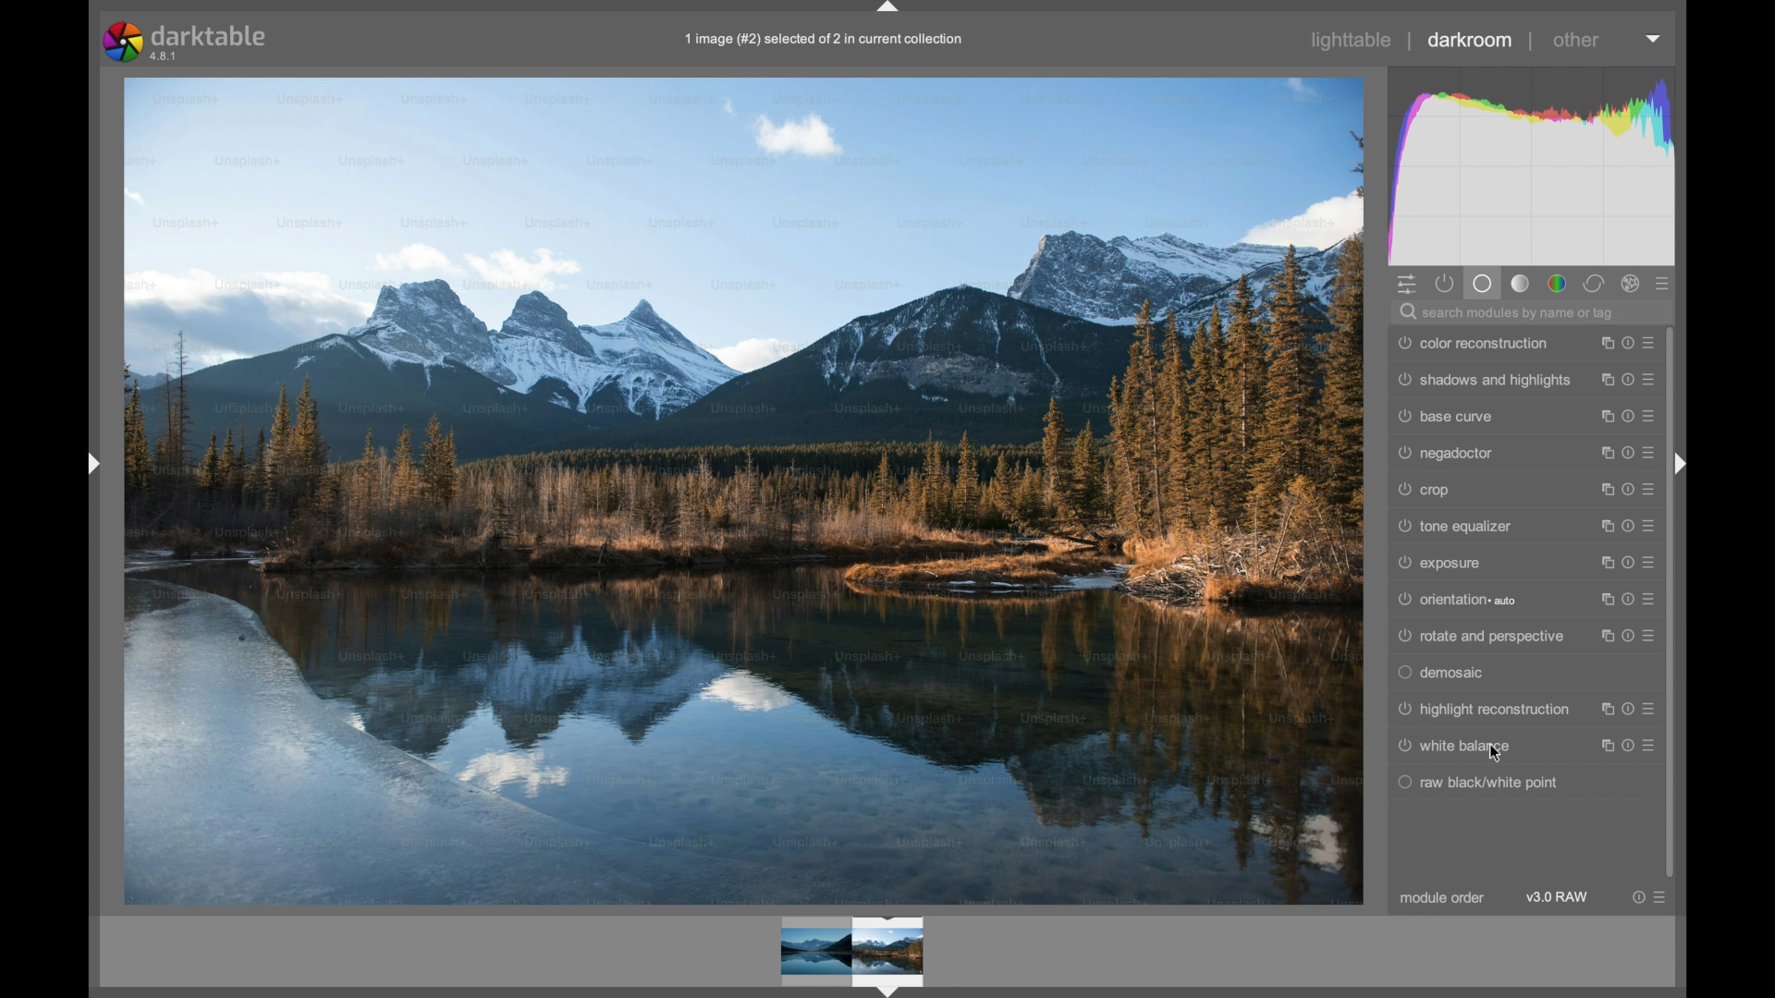  I want to click on reset parameters, so click(1626, 526).